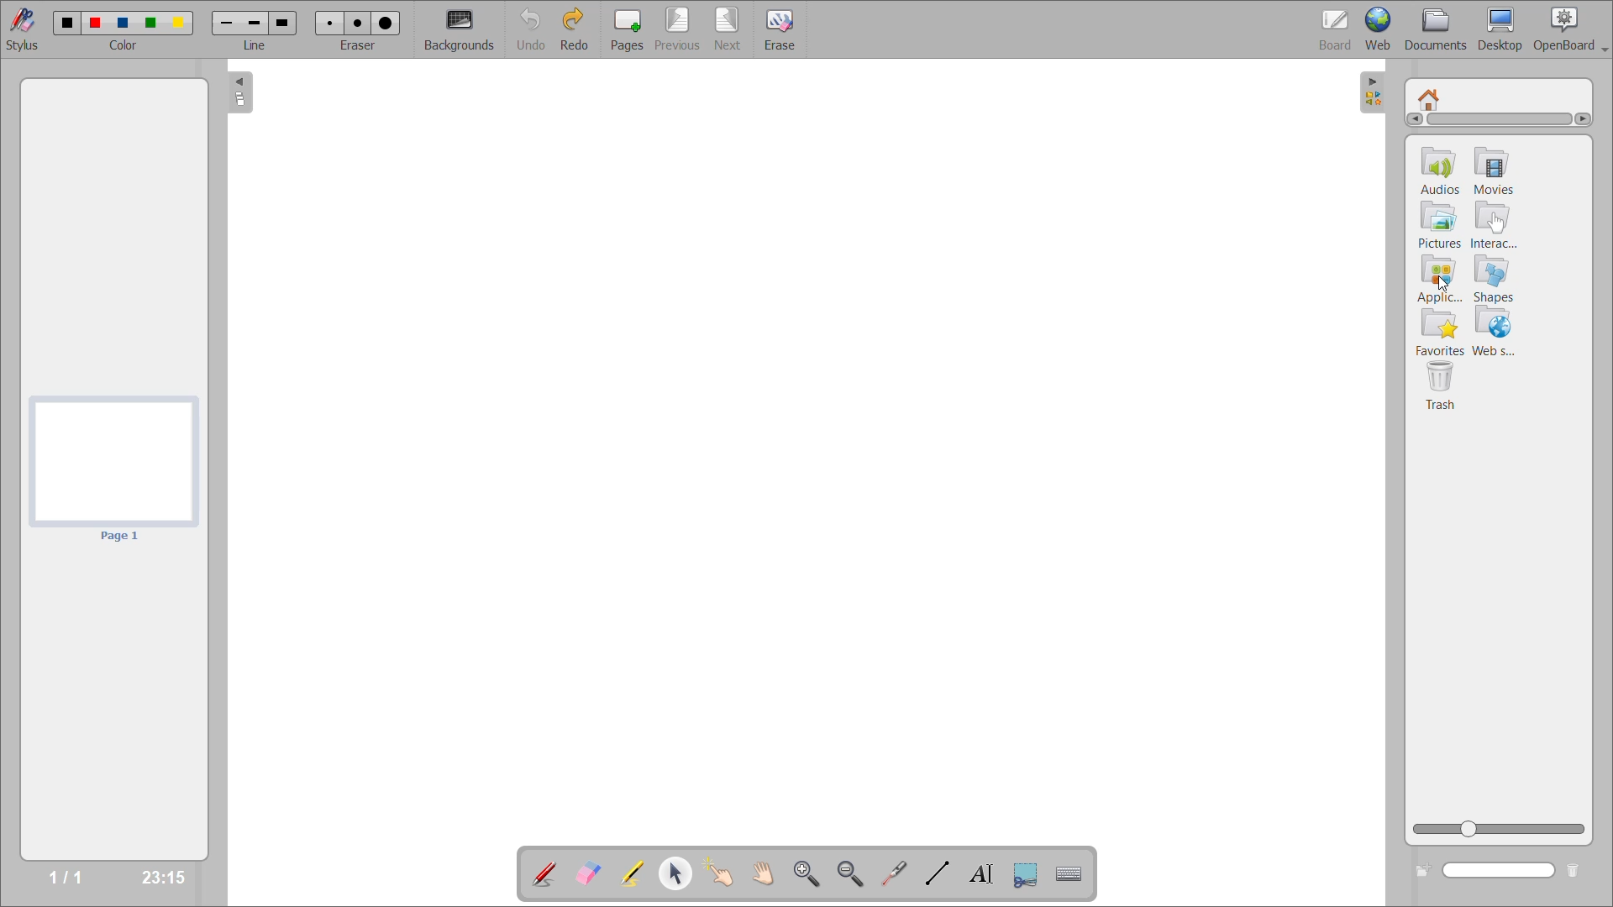  What do you see at coordinates (1495, 826) in the screenshot?
I see `zoom slider` at bounding box center [1495, 826].